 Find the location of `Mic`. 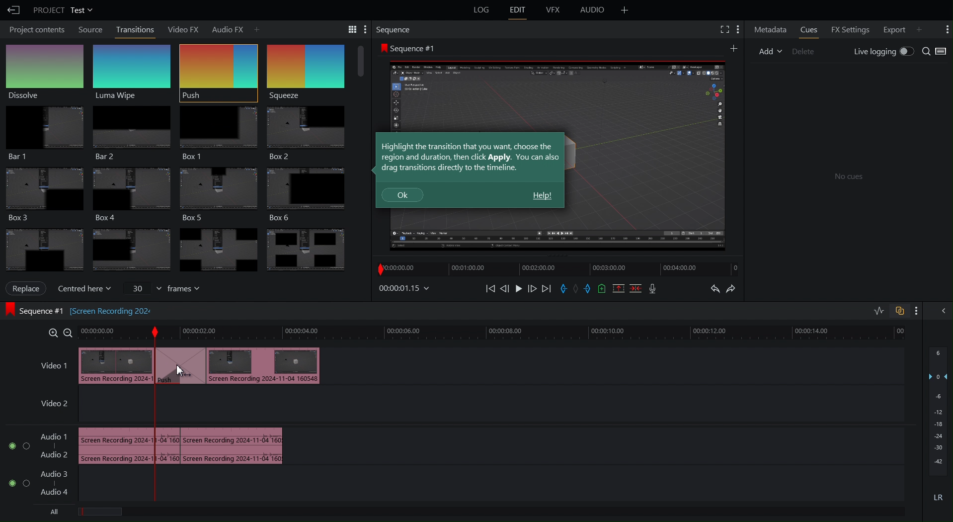

Mic is located at coordinates (653, 289).